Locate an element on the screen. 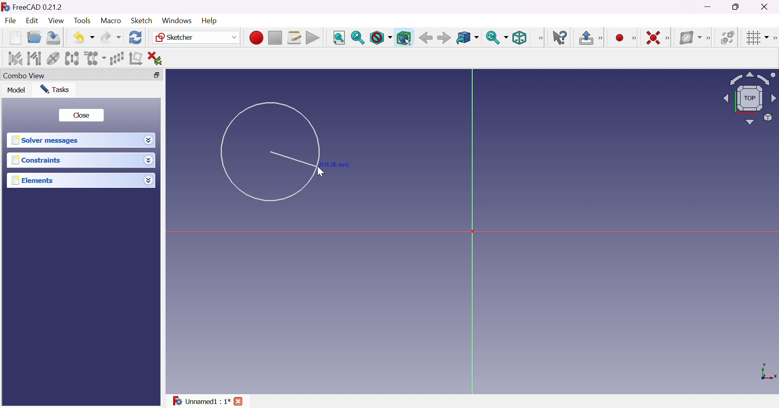  Sketcher is located at coordinates (195, 37).